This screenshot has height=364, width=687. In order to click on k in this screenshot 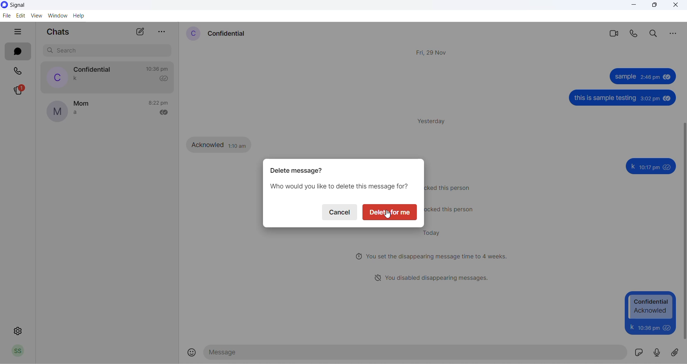, I will do `click(632, 166)`.